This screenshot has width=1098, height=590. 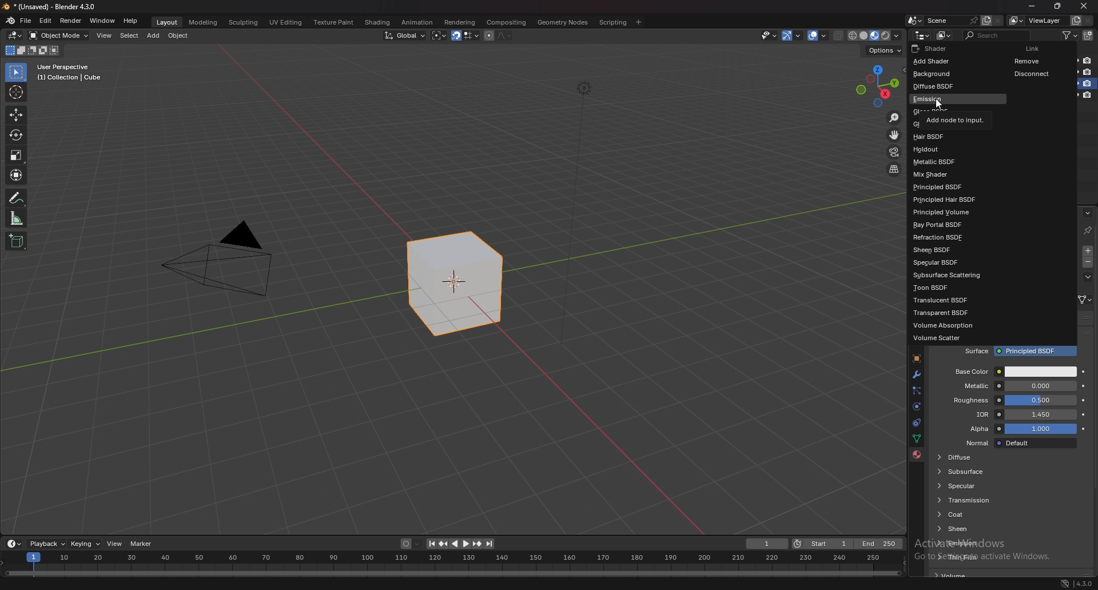 I want to click on emission, so click(x=983, y=542).